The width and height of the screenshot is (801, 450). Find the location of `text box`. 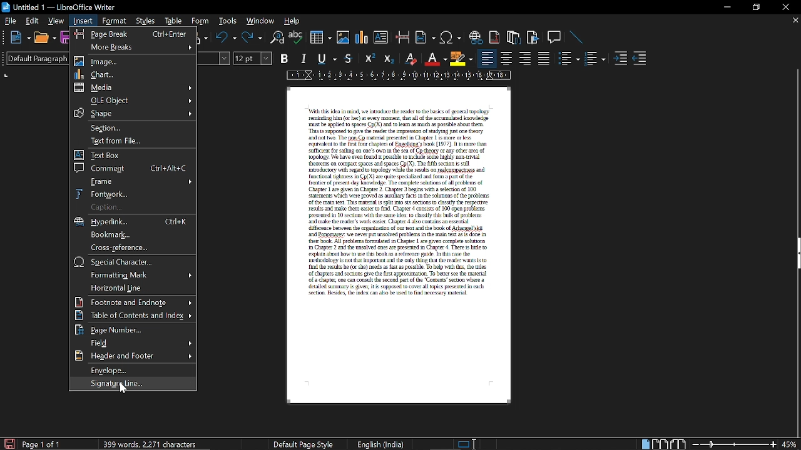

text box is located at coordinates (133, 155).